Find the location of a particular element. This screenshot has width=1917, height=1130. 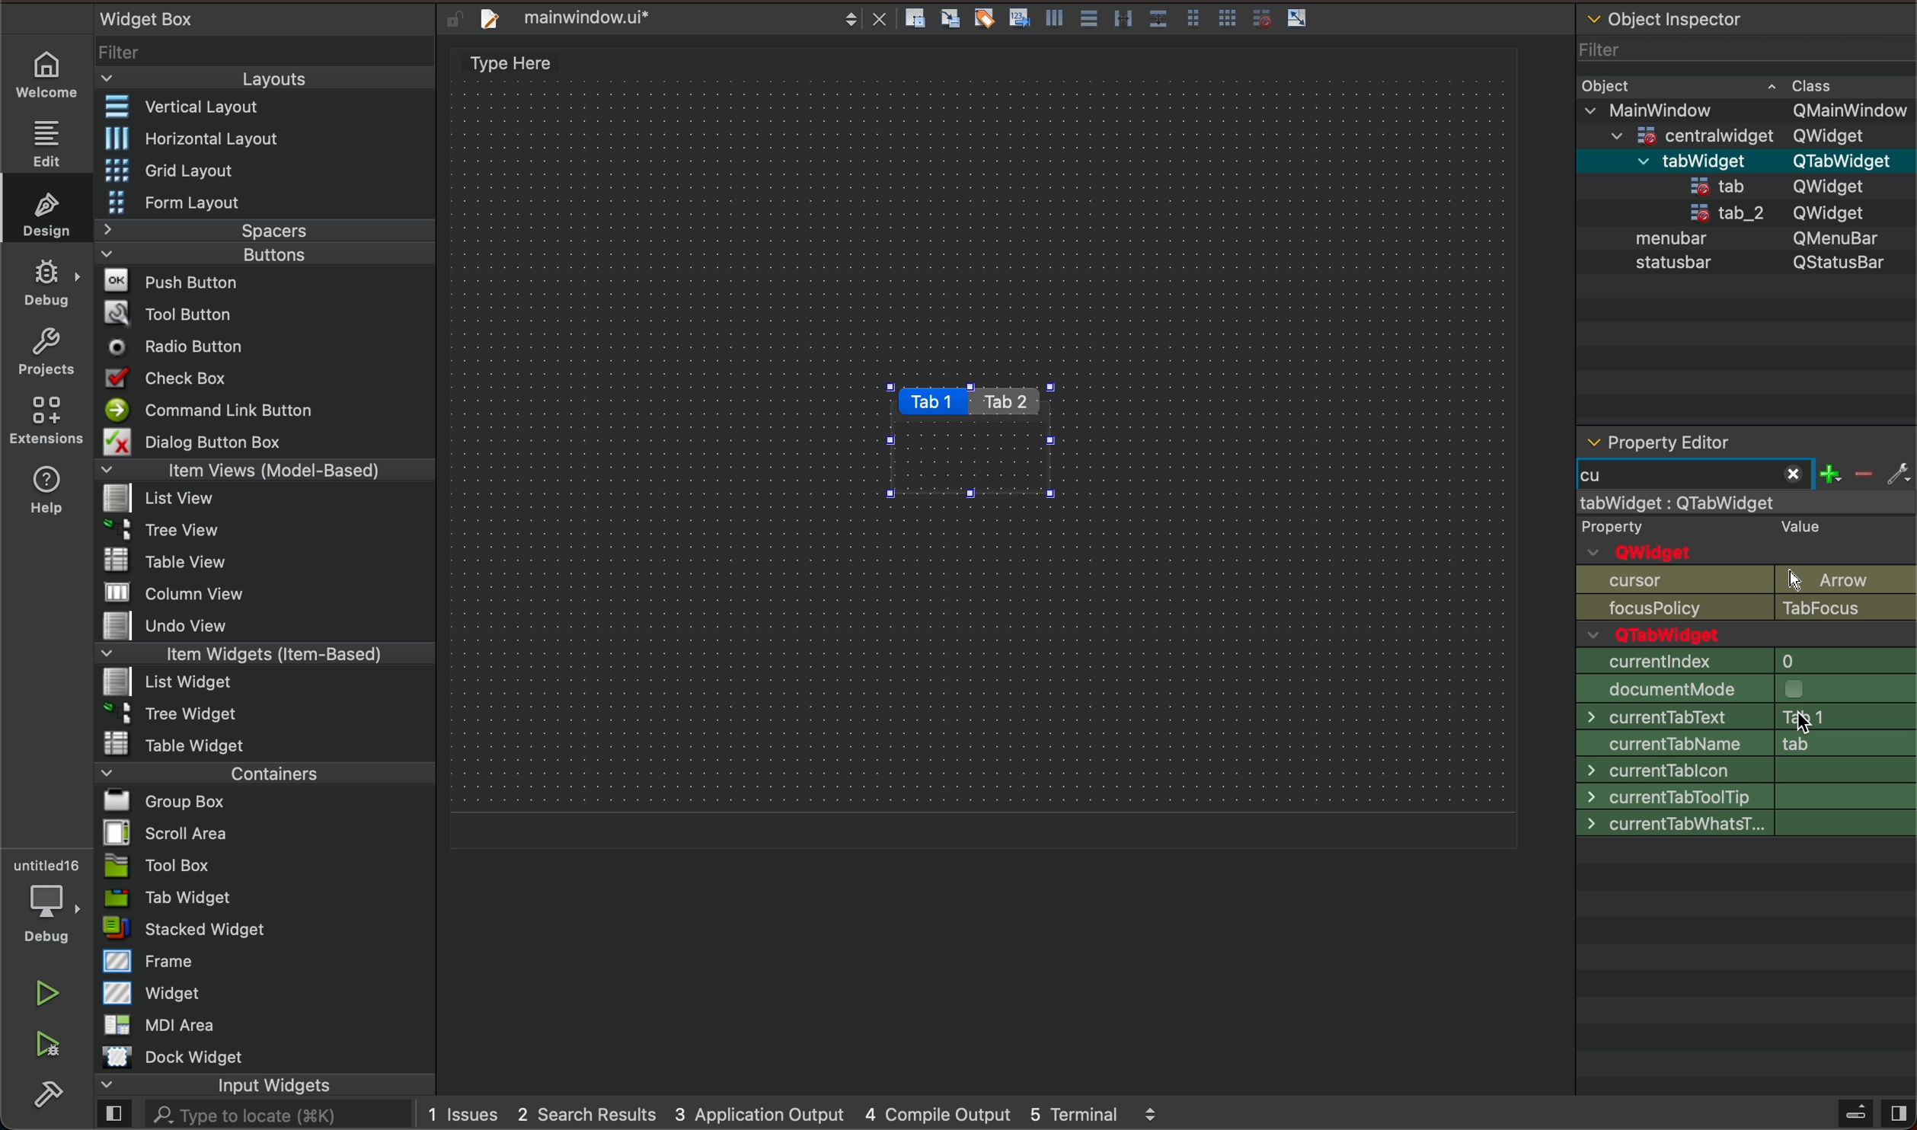

=centralwidaet OWidaet is located at coordinates (1740, 132).